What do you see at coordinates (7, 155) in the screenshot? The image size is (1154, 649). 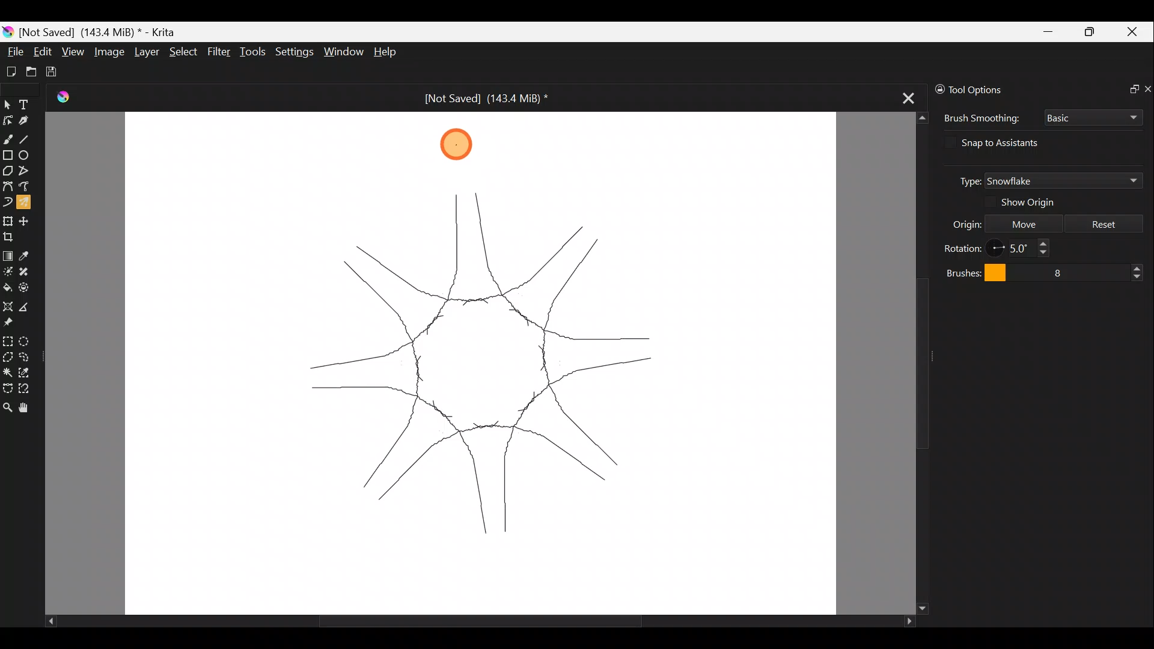 I see `Rectangle` at bounding box center [7, 155].